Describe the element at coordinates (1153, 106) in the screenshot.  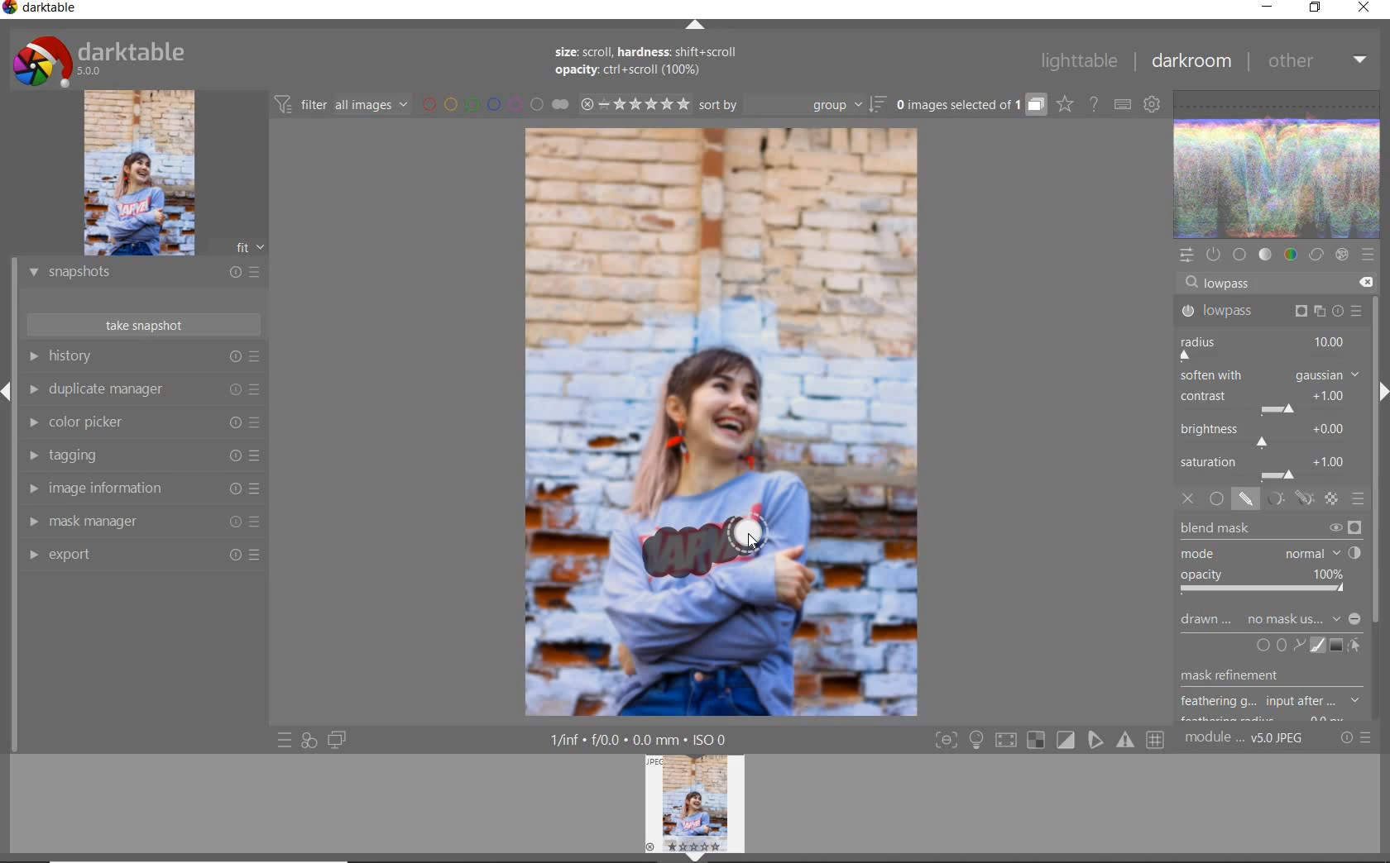
I see `show global preferences` at that location.